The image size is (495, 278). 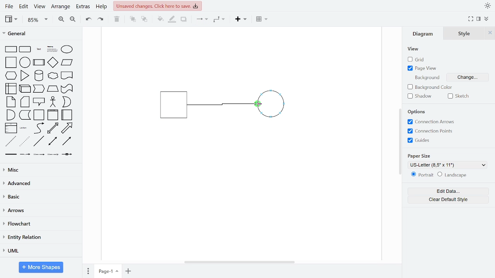 What do you see at coordinates (117, 19) in the screenshot?
I see `delete` at bounding box center [117, 19].